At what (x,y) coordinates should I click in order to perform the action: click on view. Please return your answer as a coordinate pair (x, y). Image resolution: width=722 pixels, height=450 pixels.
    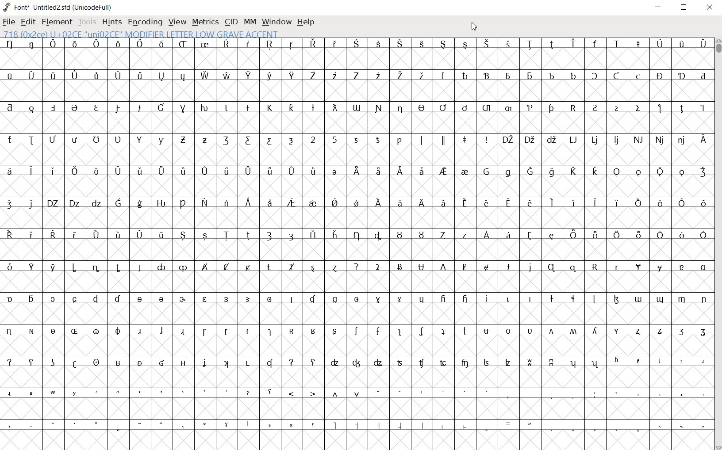
    Looking at the image, I should click on (177, 23).